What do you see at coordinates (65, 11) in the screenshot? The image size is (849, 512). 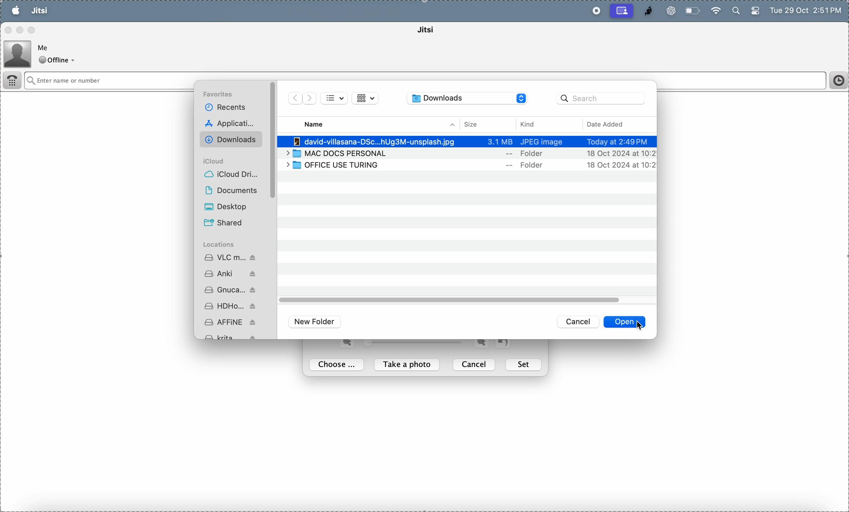 I see `file` at bounding box center [65, 11].